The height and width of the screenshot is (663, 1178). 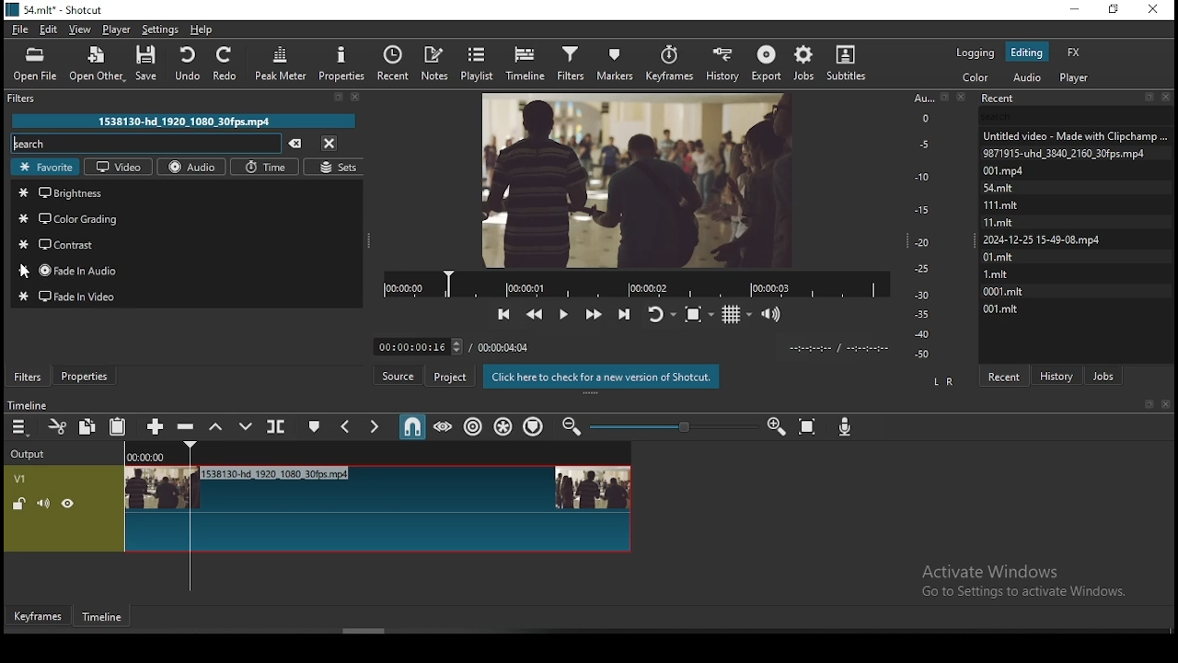 I want to click on recent, so click(x=396, y=63).